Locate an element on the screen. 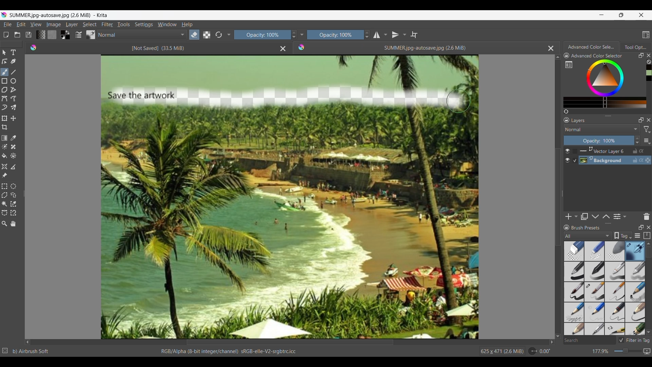 This screenshot has height=367, width=652. Reload original settings is located at coordinates (218, 35).